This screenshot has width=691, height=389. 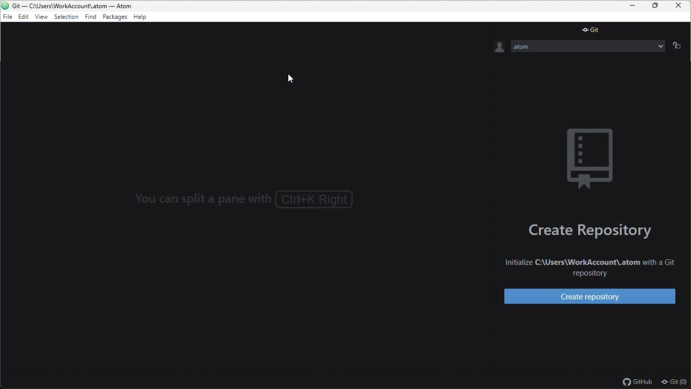 I want to click on package, so click(x=115, y=17).